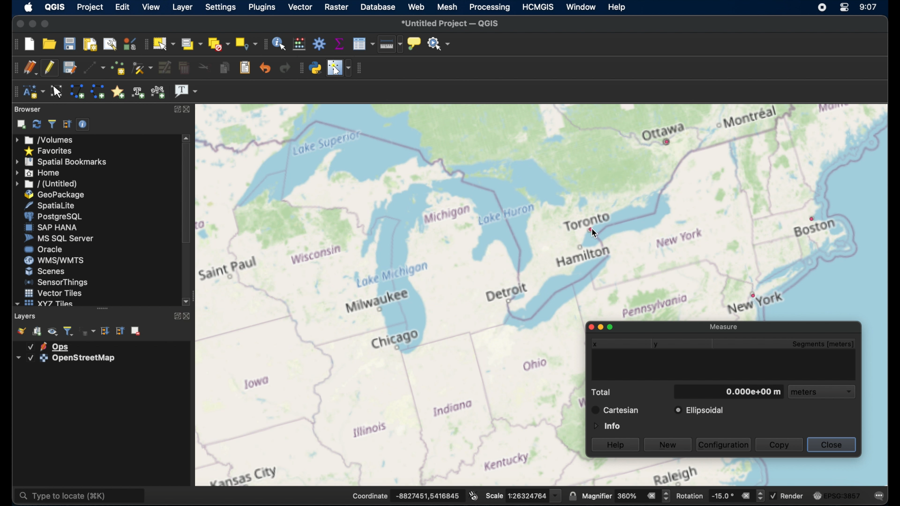 The image size is (900, 506). I want to click on point feature, so click(755, 296).